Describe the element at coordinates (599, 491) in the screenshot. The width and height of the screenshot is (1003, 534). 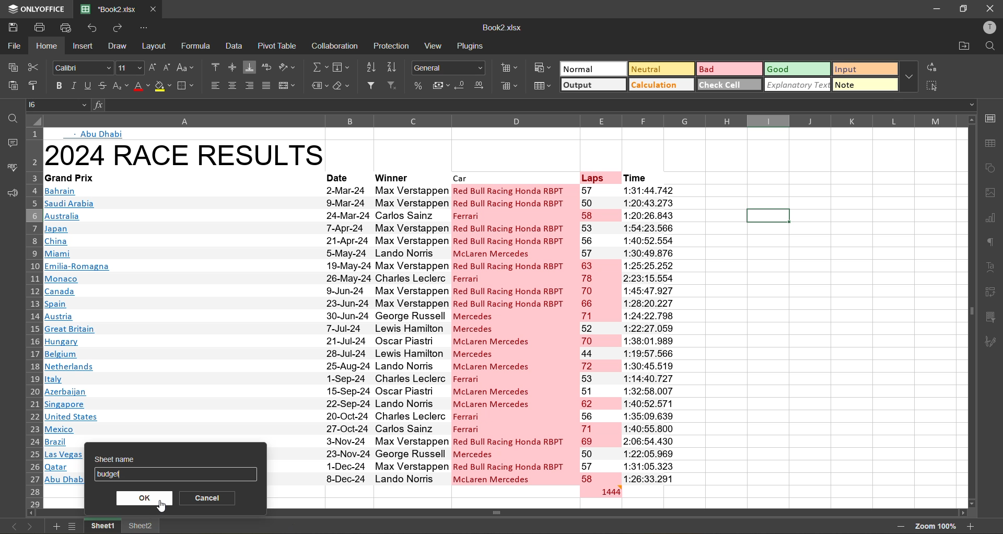
I see `total` at that location.